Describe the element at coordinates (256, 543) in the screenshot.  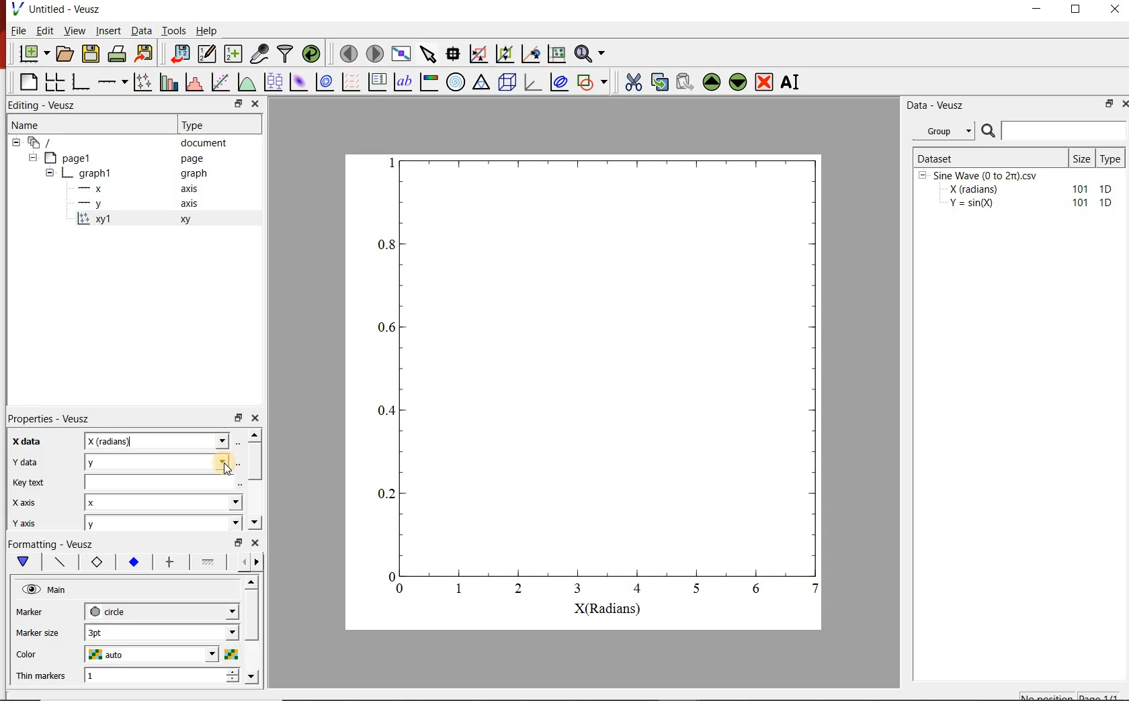
I see `Close` at that location.